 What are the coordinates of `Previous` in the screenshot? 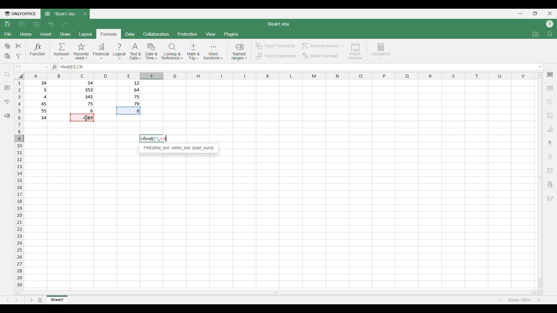 It's located at (8, 300).